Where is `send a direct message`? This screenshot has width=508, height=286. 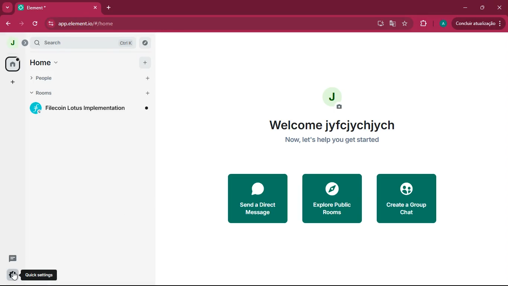 send a direct message is located at coordinates (256, 197).